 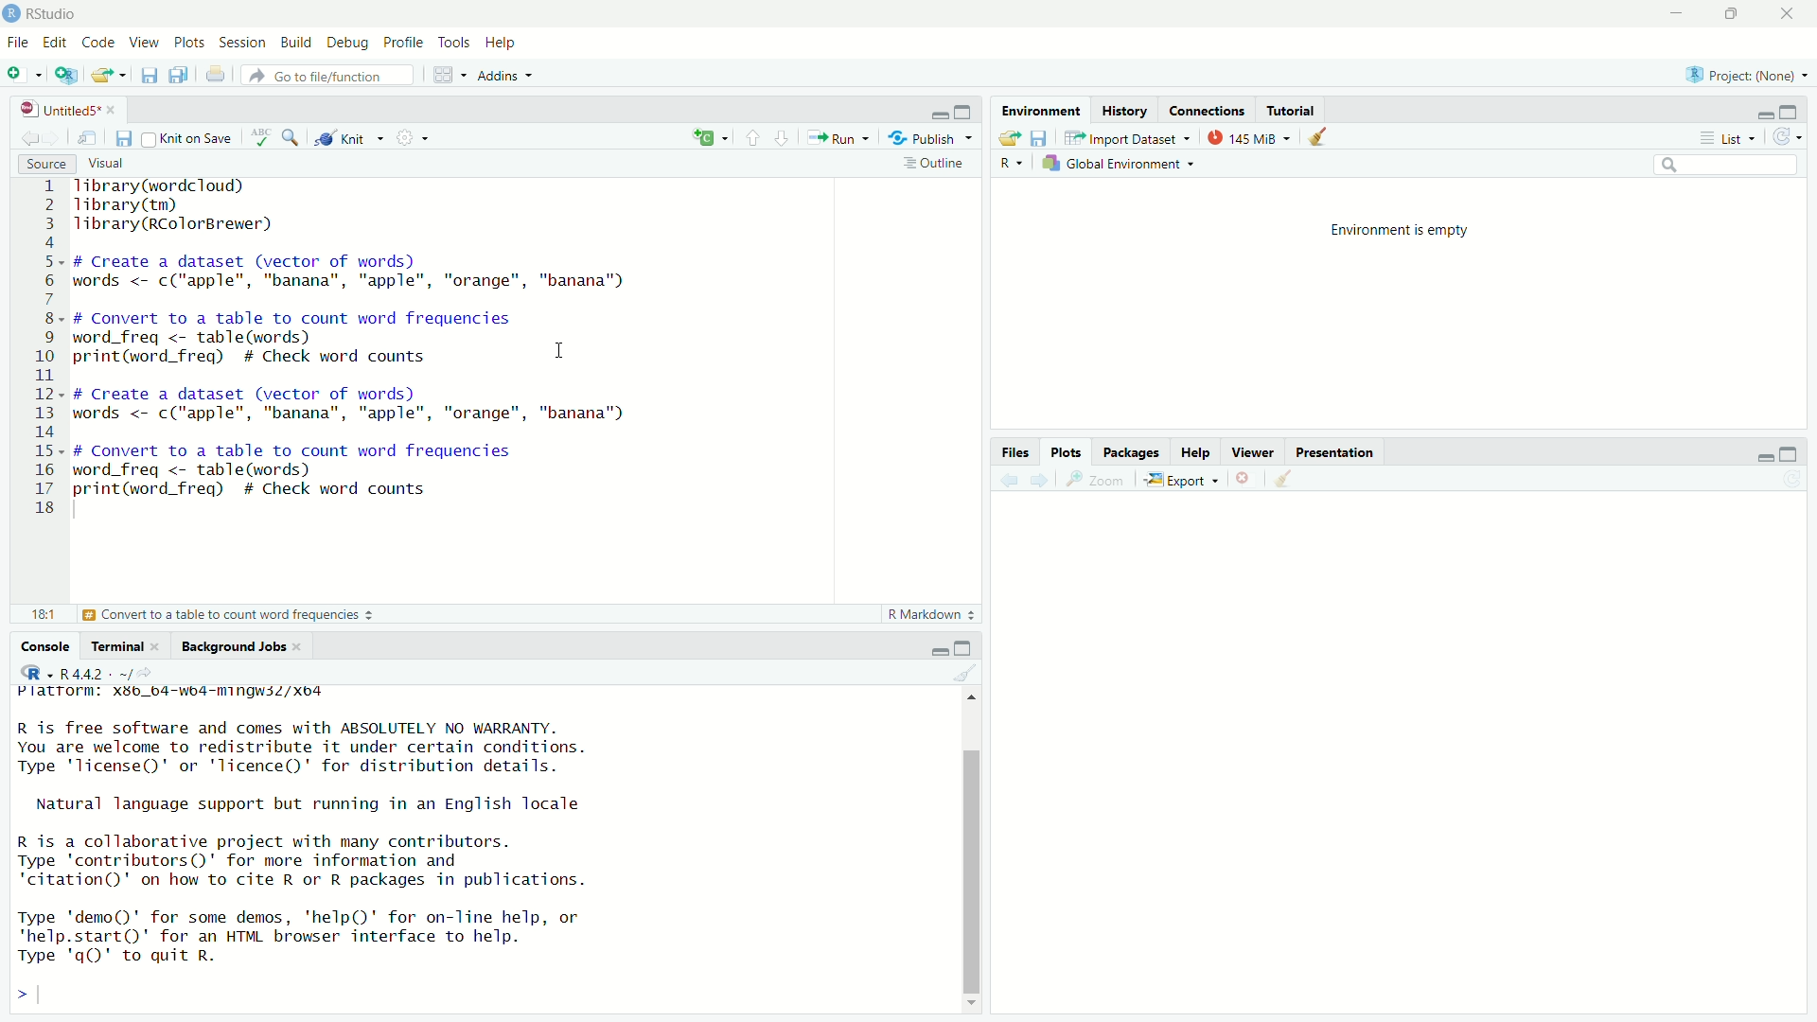 What do you see at coordinates (70, 110) in the screenshot?
I see `Untitled` at bounding box center [70, 110].